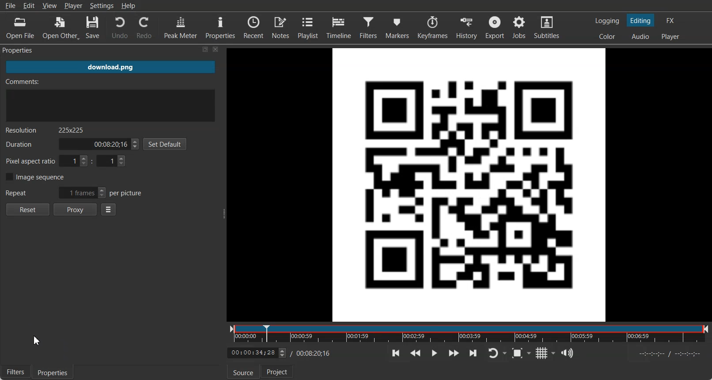 Image resolution: width=712 pixels, height=380 pixels. I want to click on Pixel aspect ratio for x & Y Co-ordinate, so click(66, 161).